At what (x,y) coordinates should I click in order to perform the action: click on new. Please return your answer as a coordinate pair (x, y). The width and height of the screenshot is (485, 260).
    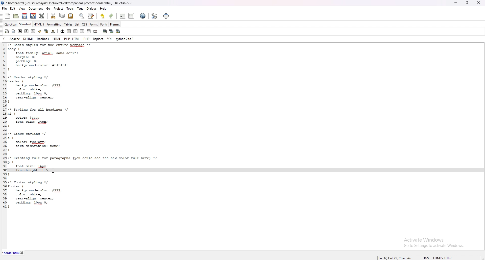
    Looking at the image, I should click on (7, 16).